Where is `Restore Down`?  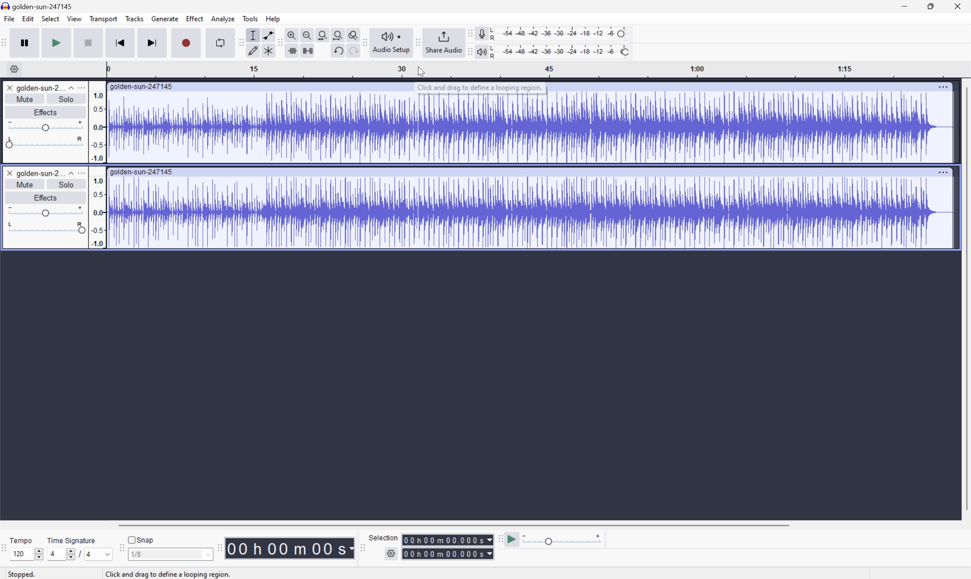
Restore Down is located at coordinates (930, 6).